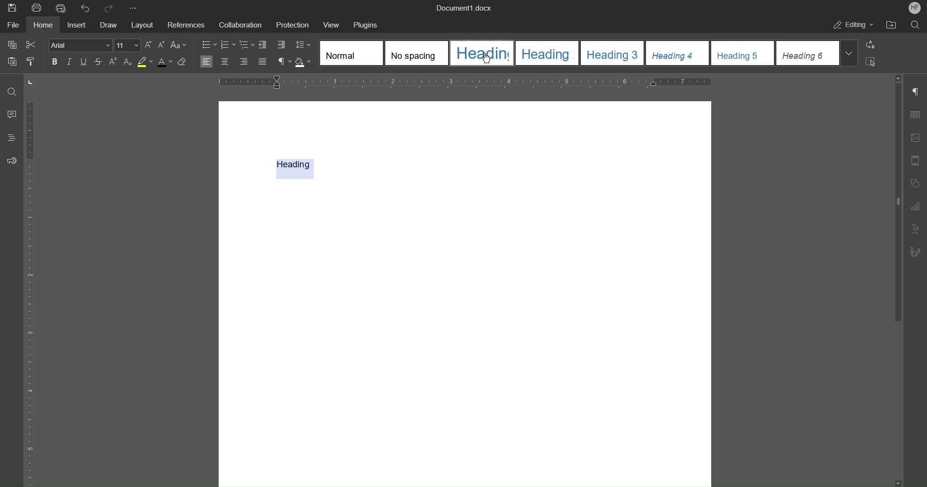  I want to click on Layout, so click(141, 24).